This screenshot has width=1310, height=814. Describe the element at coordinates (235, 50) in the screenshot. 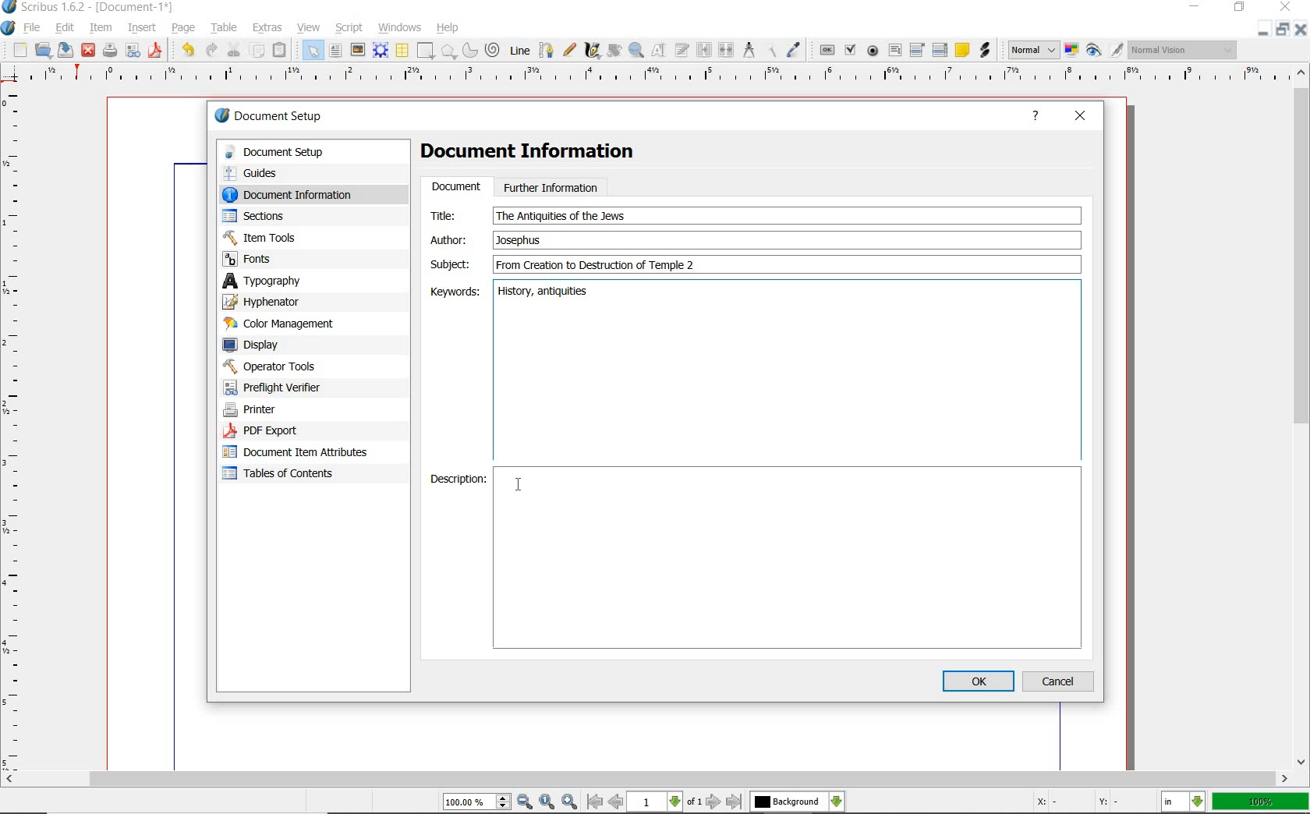

I see `cut` at that location.